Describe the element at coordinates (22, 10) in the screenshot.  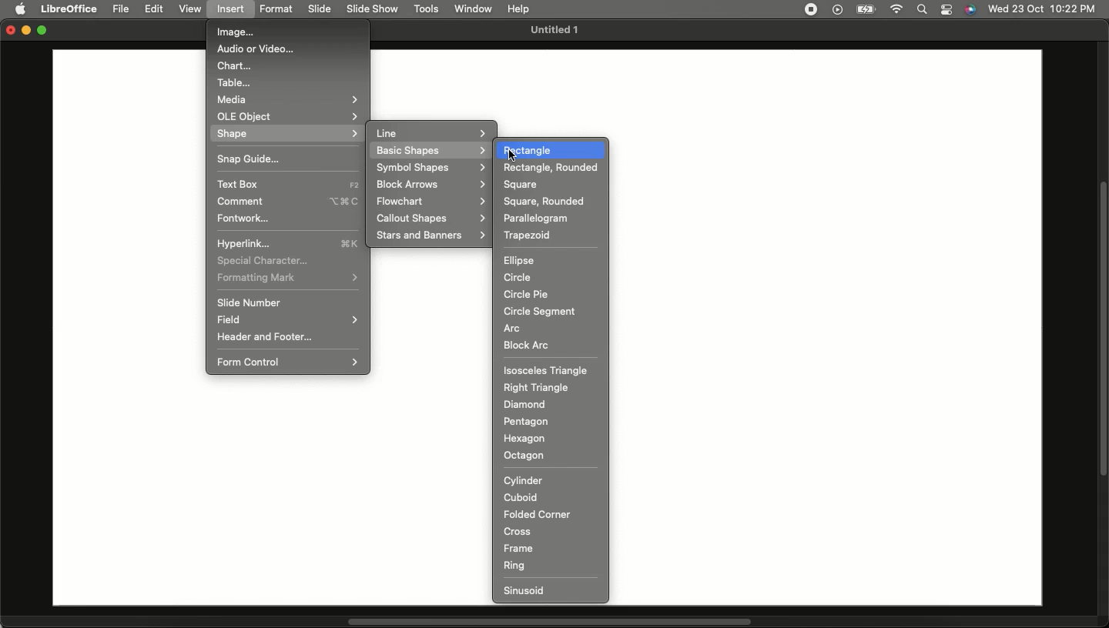
I see `Apple logo` at that location.